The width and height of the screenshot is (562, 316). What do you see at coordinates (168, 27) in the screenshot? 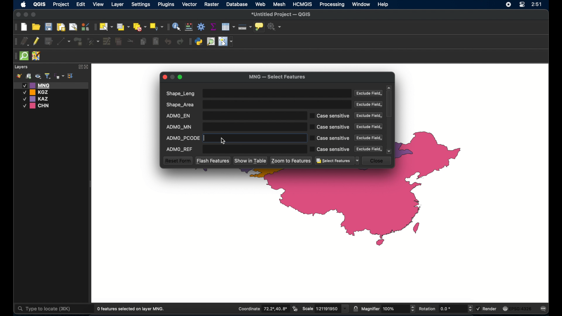
I see `attributes toolbar` at bounding box center [168, 27].